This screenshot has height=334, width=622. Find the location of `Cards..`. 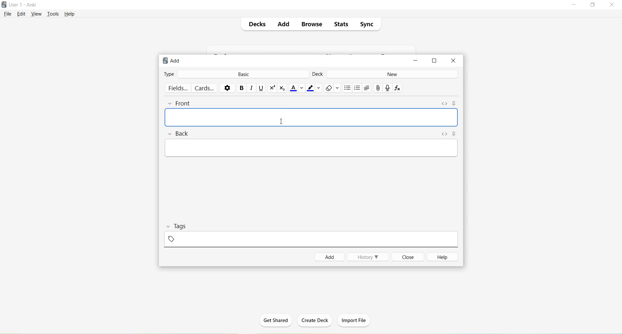

Cards.. is located at coordinates (205, 88).